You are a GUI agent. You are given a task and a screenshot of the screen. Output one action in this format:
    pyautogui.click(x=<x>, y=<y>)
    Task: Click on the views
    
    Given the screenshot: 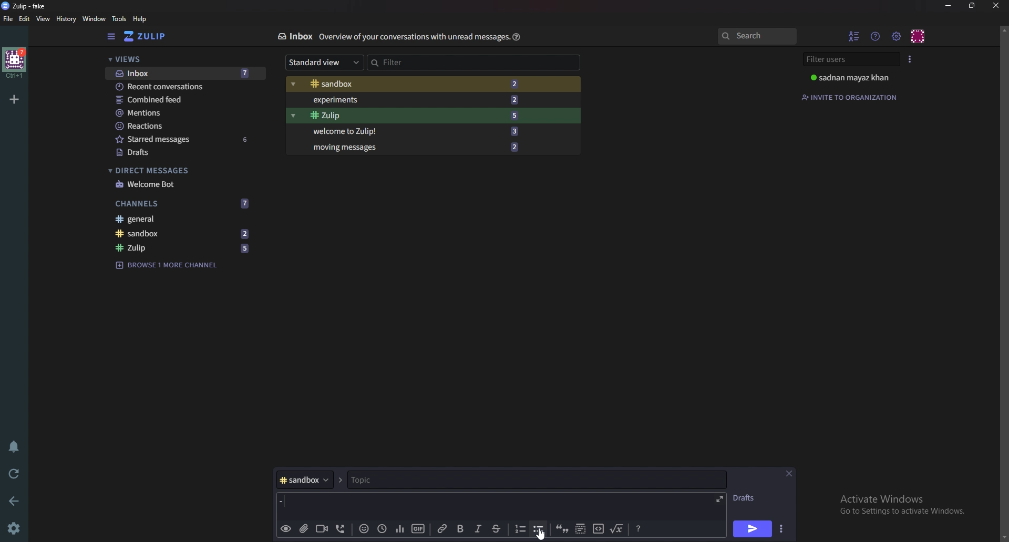 What is the action you would take?
    pyautogui.click(x=185, y=60)
    